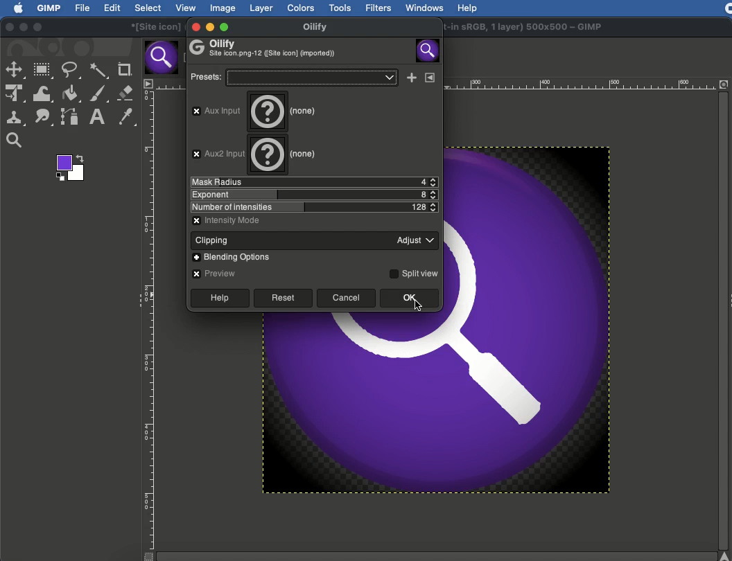 This screenshot has width=732, height=561. Describe the element at coordinates (49, 8) in the screenshot. I see `GIMP` at that location.